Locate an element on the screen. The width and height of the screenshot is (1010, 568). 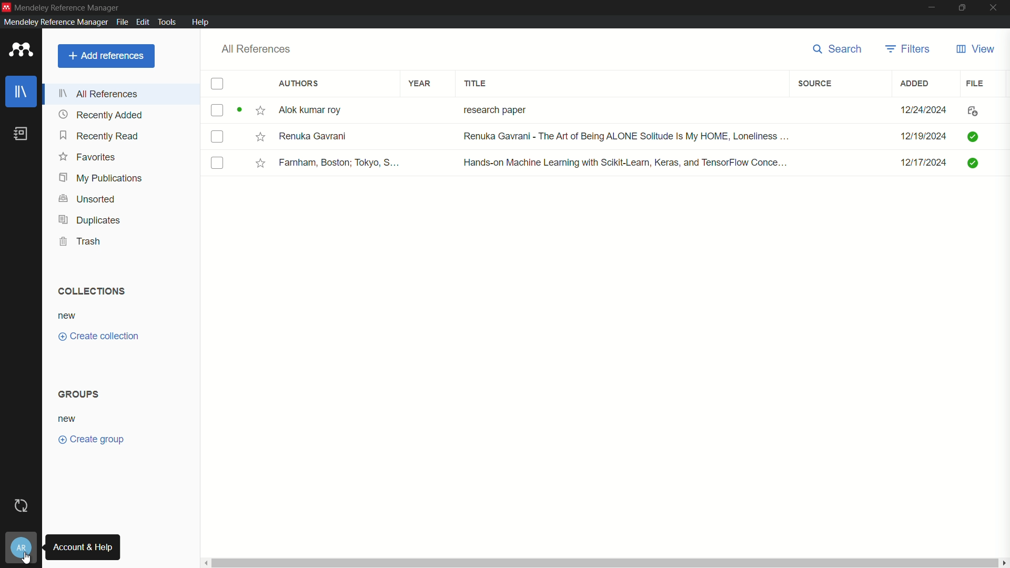
check is located at coordinates (214, 109).